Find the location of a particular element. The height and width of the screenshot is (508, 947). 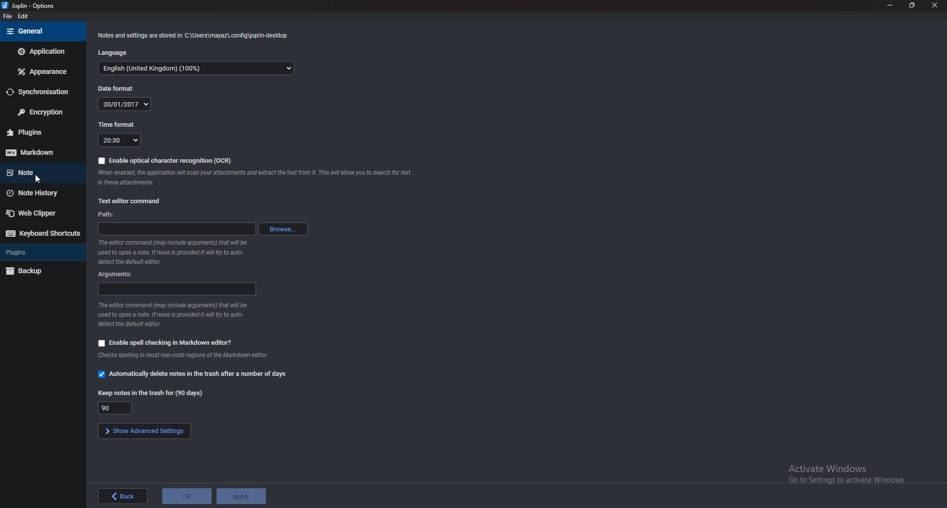

cursor is located at coordinates (39, 180).